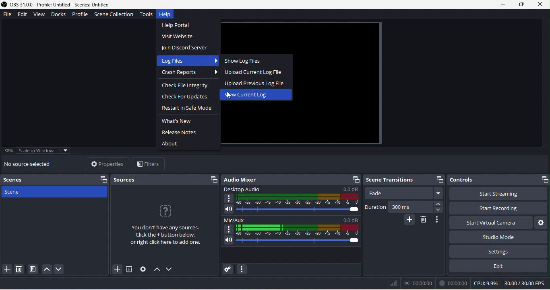 This screenshot has width=550, height=290. I want to click on show log files, so click(246, 61).